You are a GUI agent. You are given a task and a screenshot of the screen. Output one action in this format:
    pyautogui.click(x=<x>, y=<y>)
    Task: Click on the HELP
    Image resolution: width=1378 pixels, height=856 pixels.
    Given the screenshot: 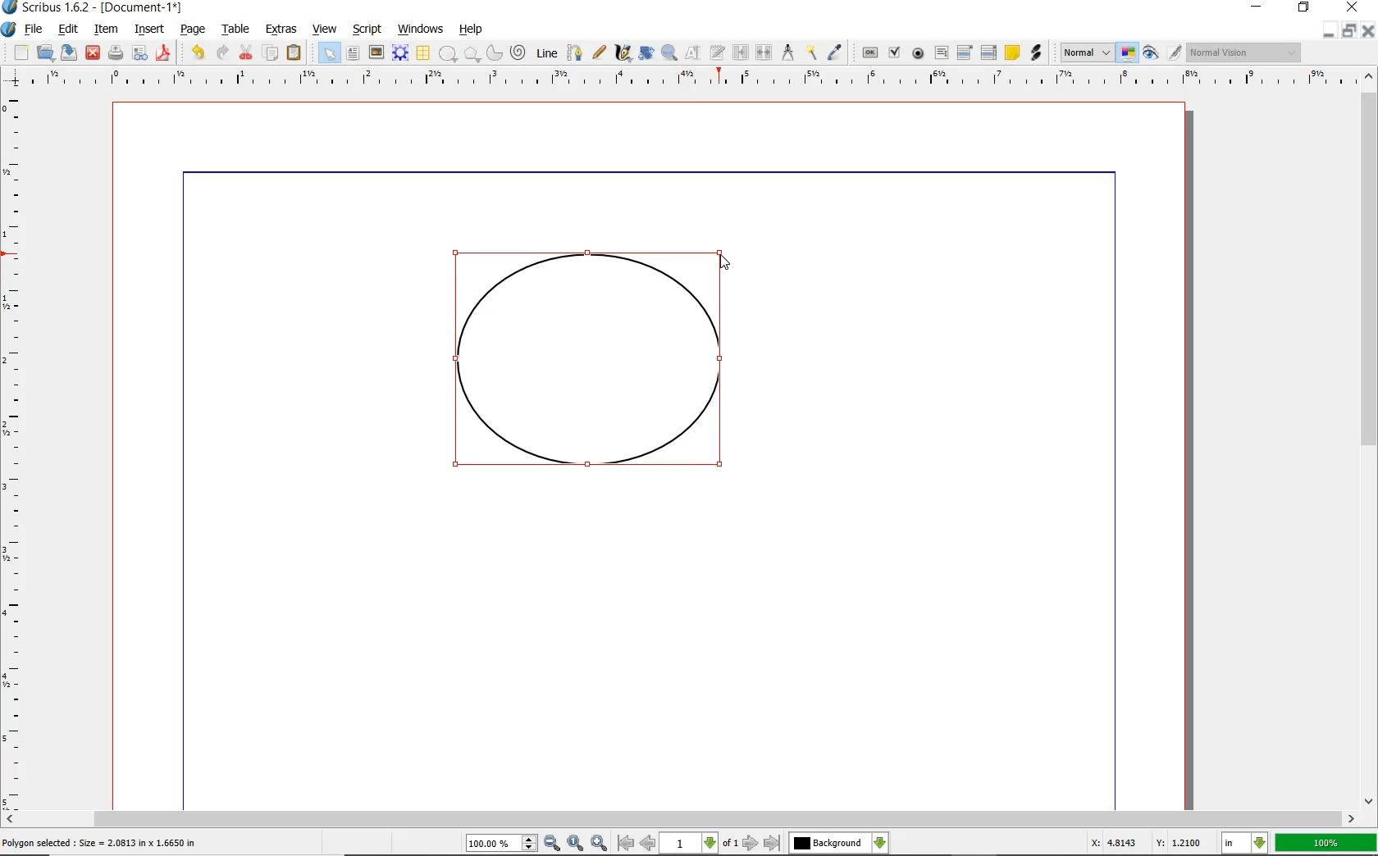 What is the action you would take?
    pyautogui.click(x=474, y=28)
    